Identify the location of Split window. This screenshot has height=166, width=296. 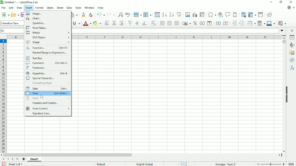
(261, 15).